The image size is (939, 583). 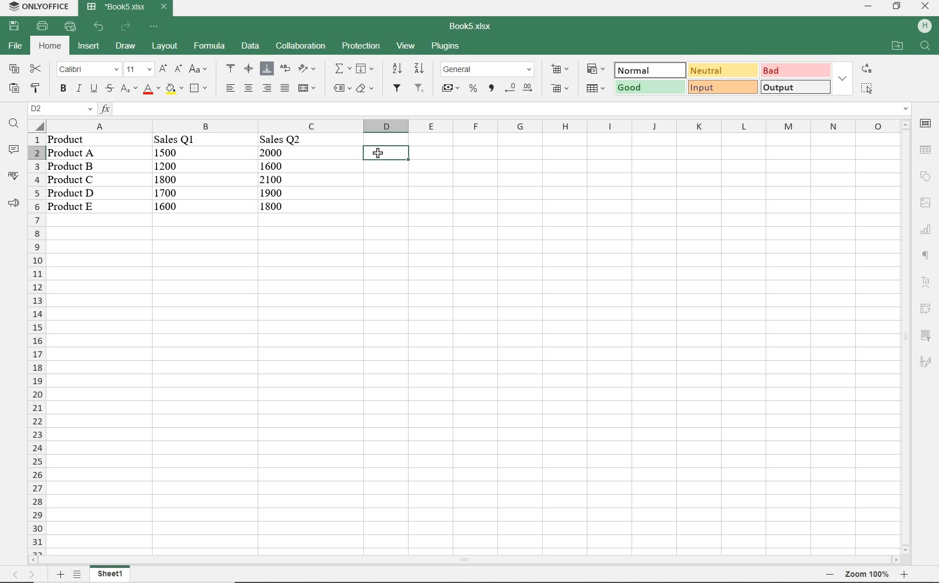 What do you see at coordinates (471, 27) in the screenshot?
I see `document name` at bounding box center [471, 27].